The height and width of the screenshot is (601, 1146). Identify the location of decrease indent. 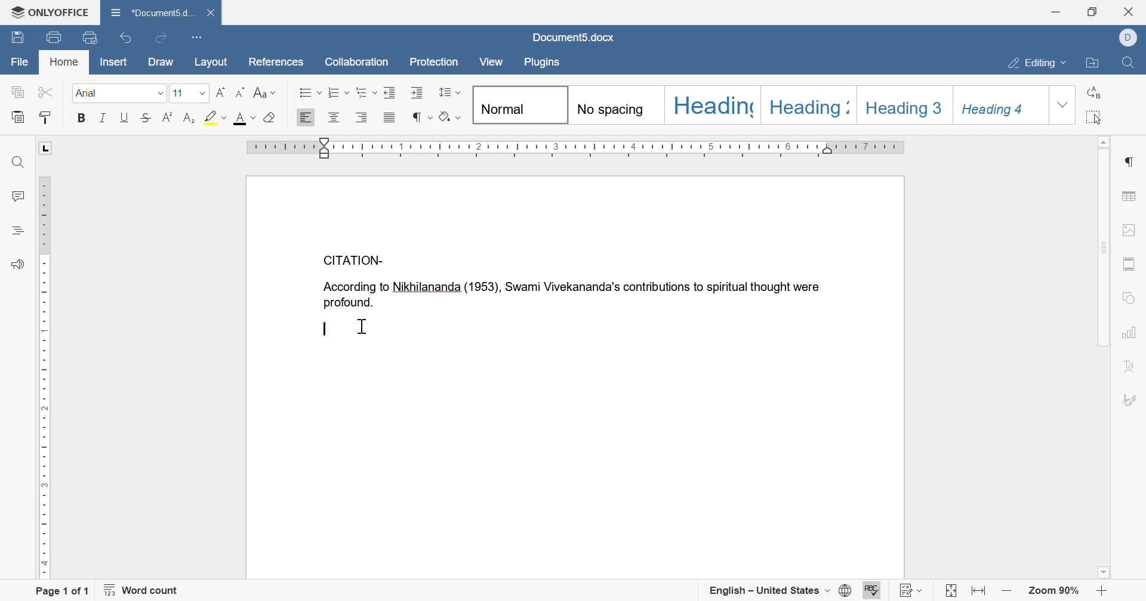
(392, 94).